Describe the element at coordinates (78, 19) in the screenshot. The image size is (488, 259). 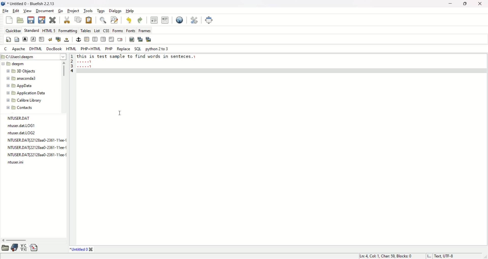
I see `copy` at that location.